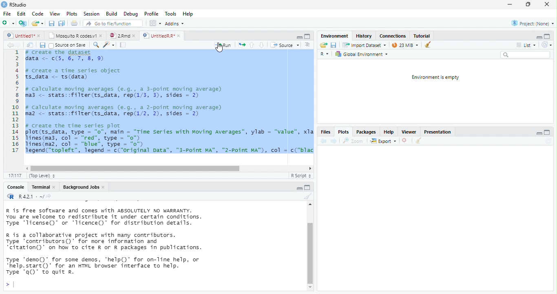 Image resolution: width=557 pixels, height=294 pixels. Describe the element at coordinates (67, 45) in the screenshot. I see `Source on Save` at that location.